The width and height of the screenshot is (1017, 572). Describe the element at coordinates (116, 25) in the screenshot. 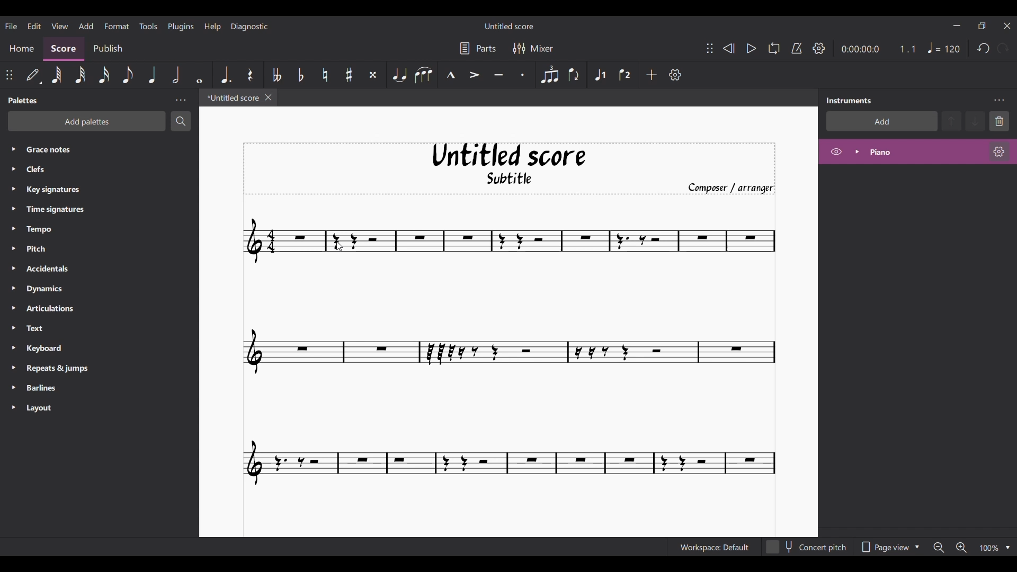

I see `Format menu` at that location.